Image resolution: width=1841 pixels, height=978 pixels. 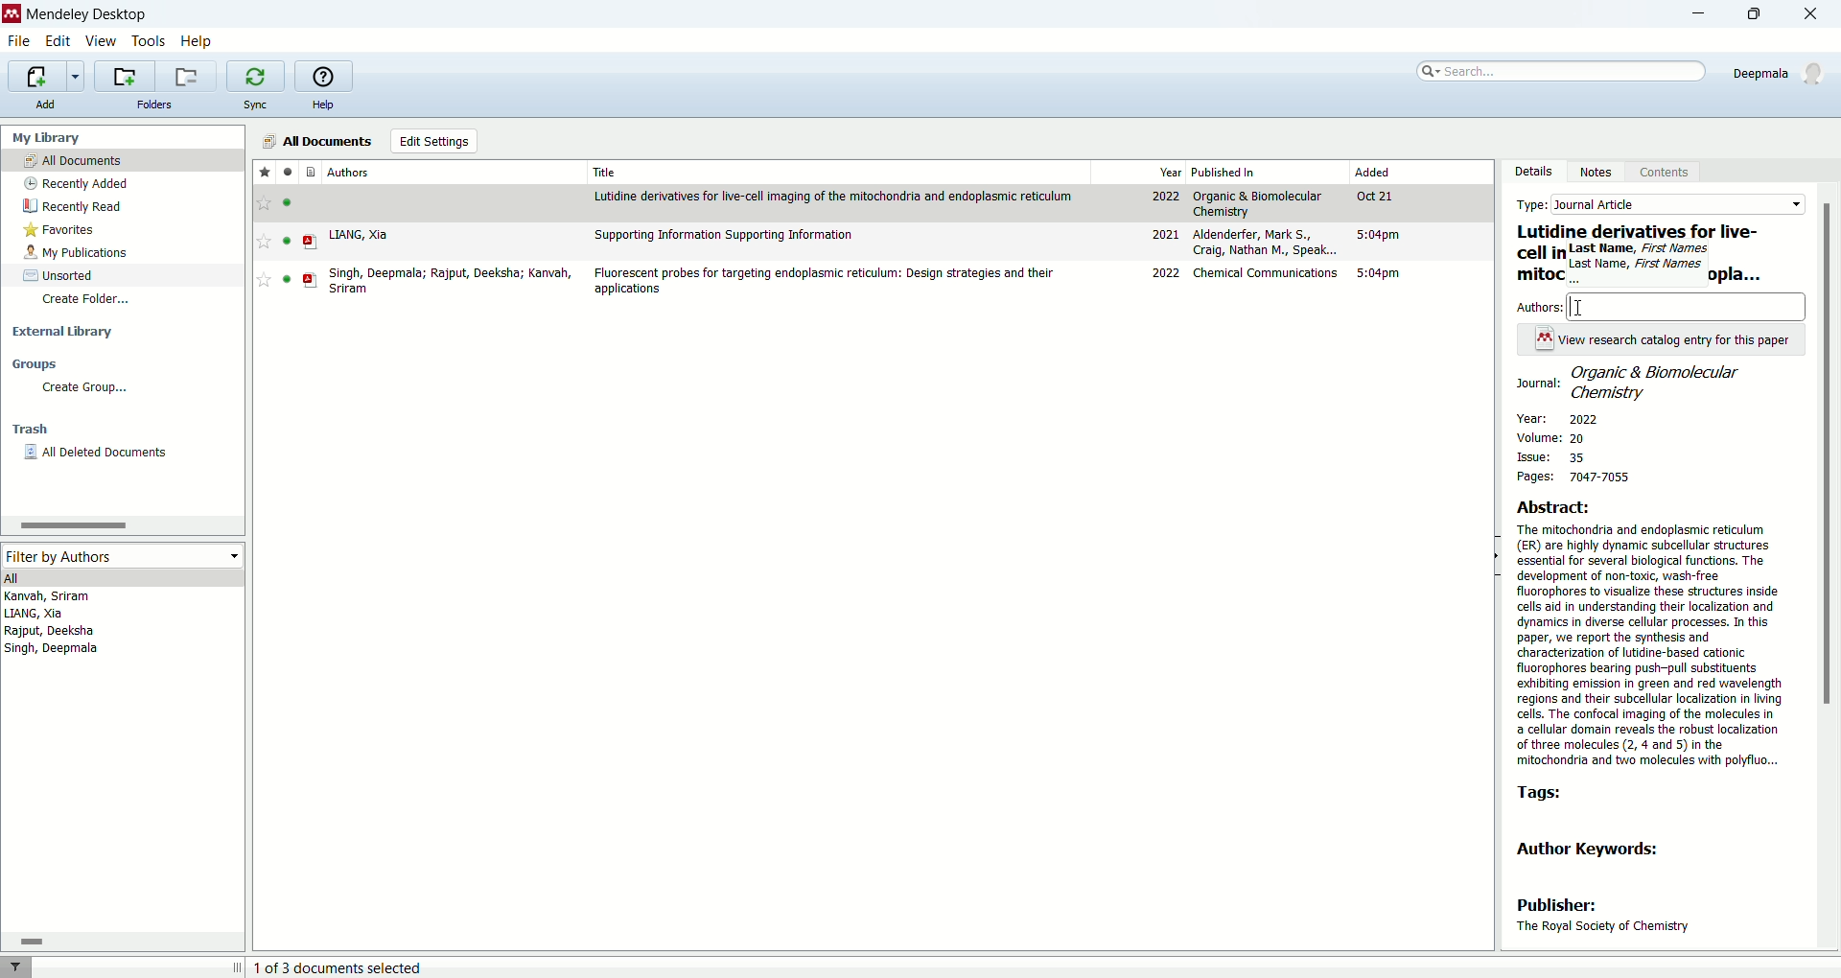 I want to click on create folder, so click(x=88, y=301).